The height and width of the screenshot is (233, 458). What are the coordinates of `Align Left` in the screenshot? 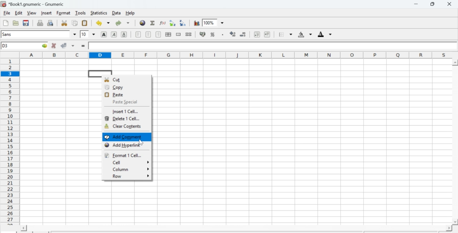 It's located at (137, 35).